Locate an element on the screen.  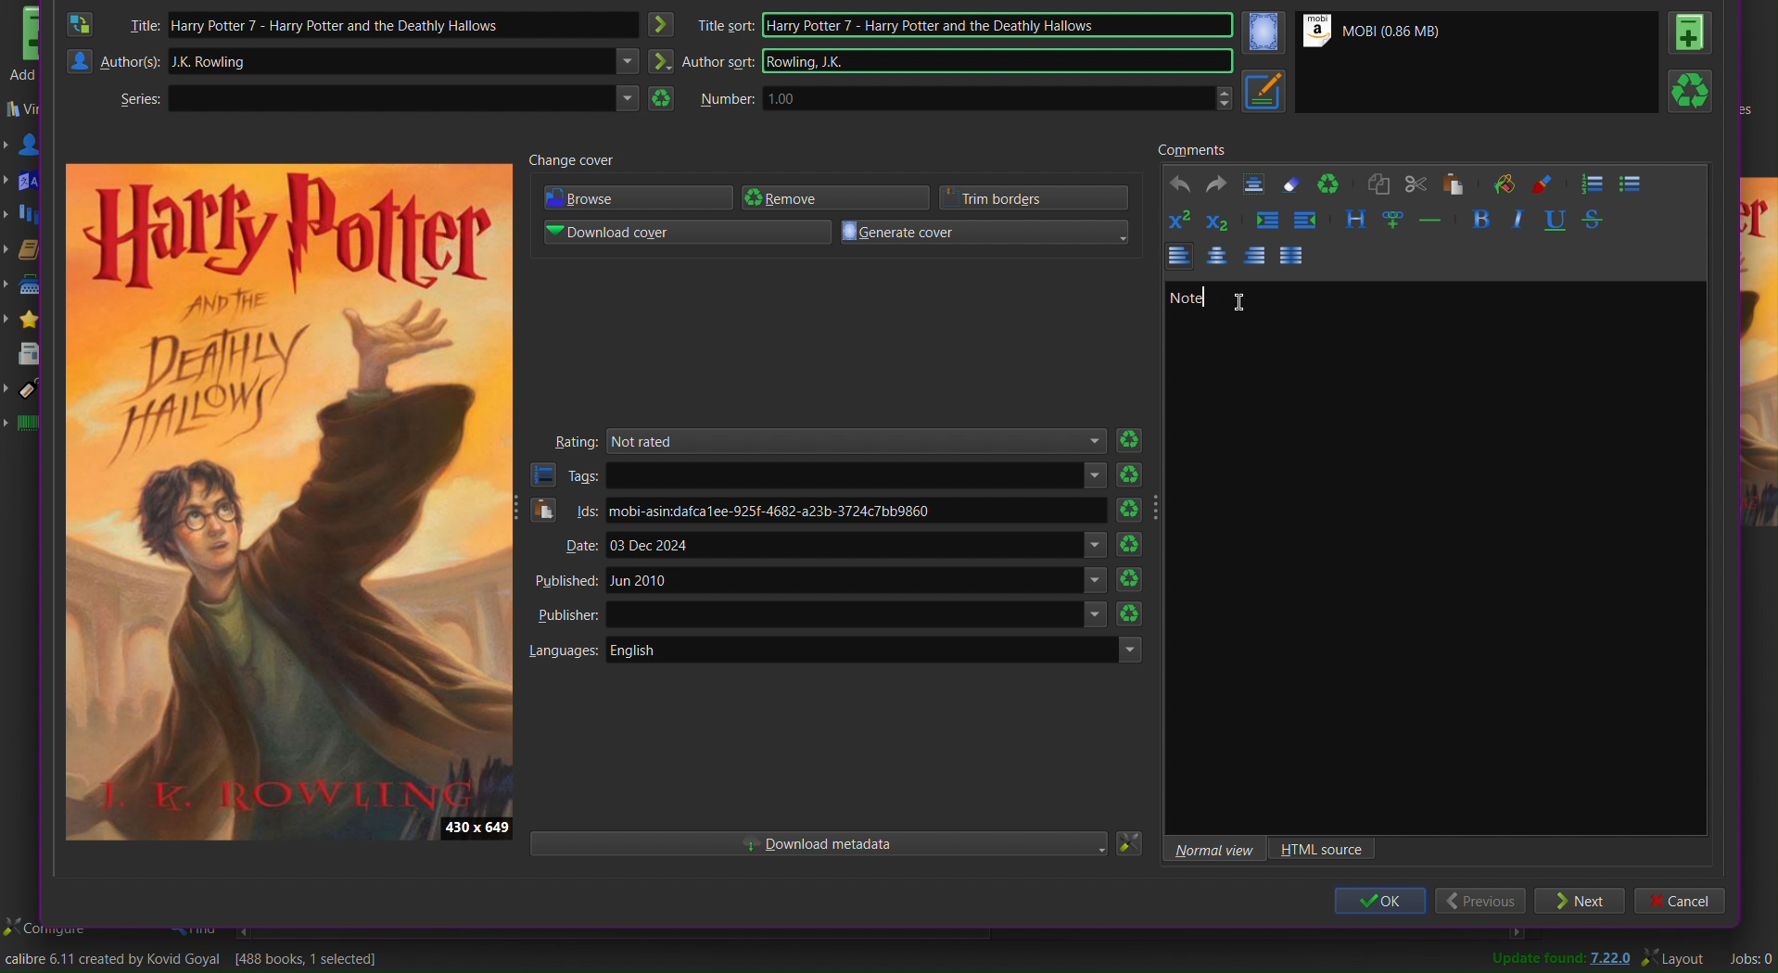
Book is located at coordinates (1692, 32).